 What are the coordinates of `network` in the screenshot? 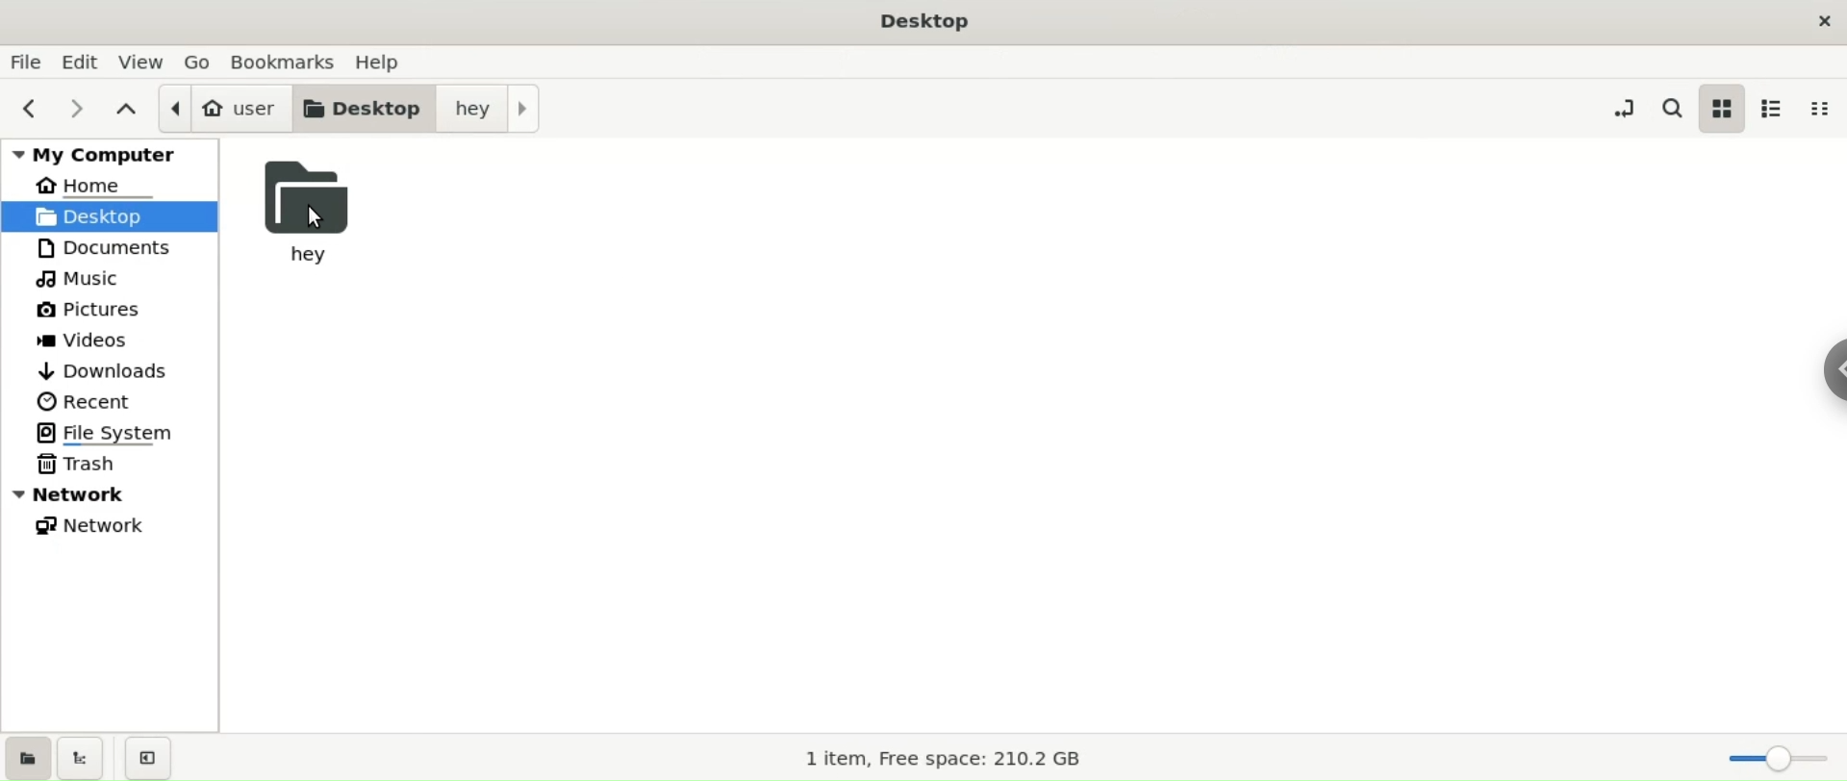 It's located at (111, 528).